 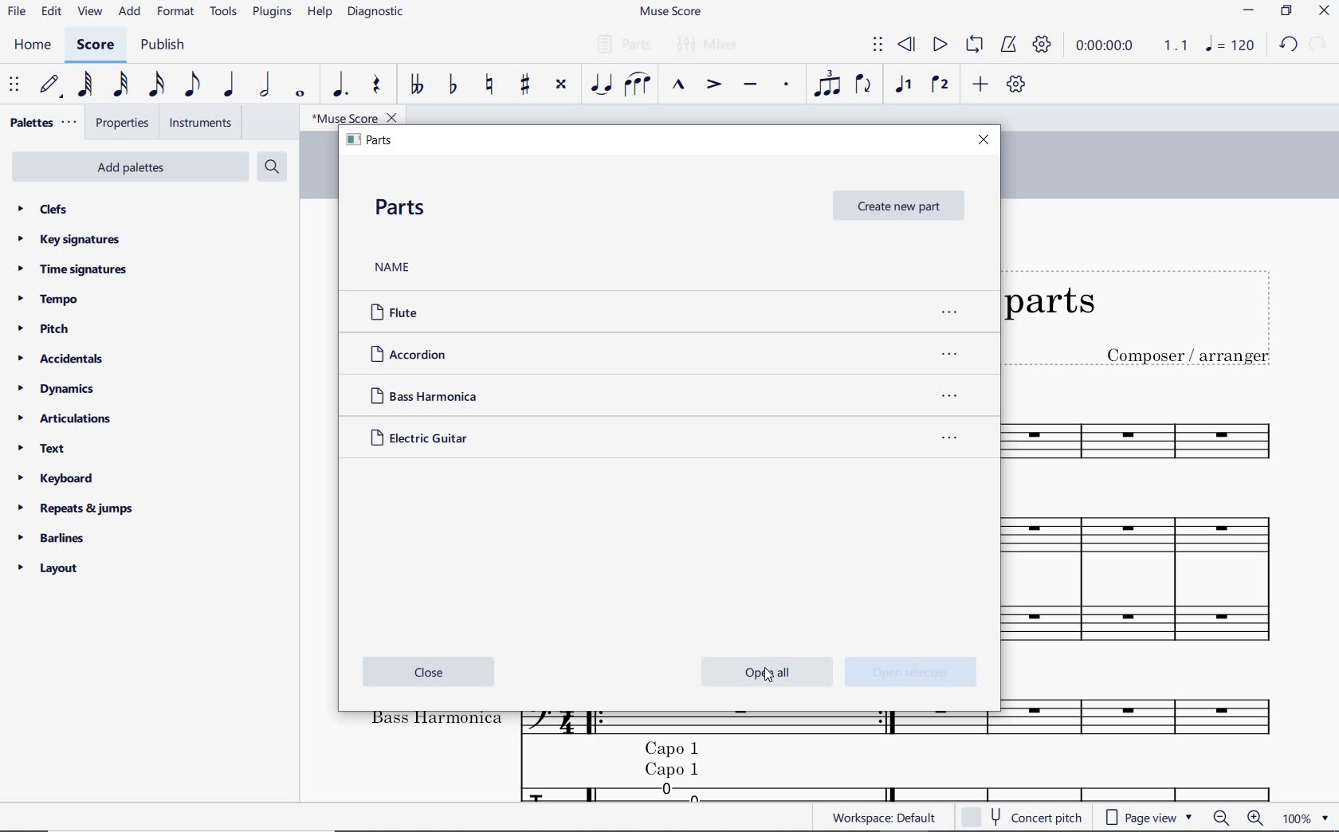 What do you see at coordinates (129, 167) in the screenshot?
I see `add palettes` at bounding box center [129, 167].